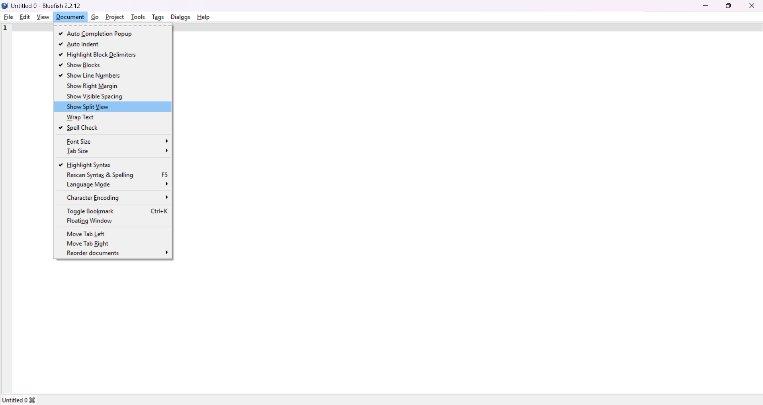  What do you see at coordinates (91, 106) in the screenshot?
I see `show split view` at bounding box center [91, 106].